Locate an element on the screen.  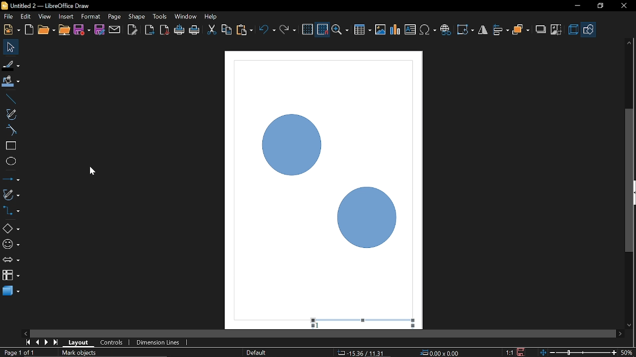
Save is located at coordinates (82, 31).